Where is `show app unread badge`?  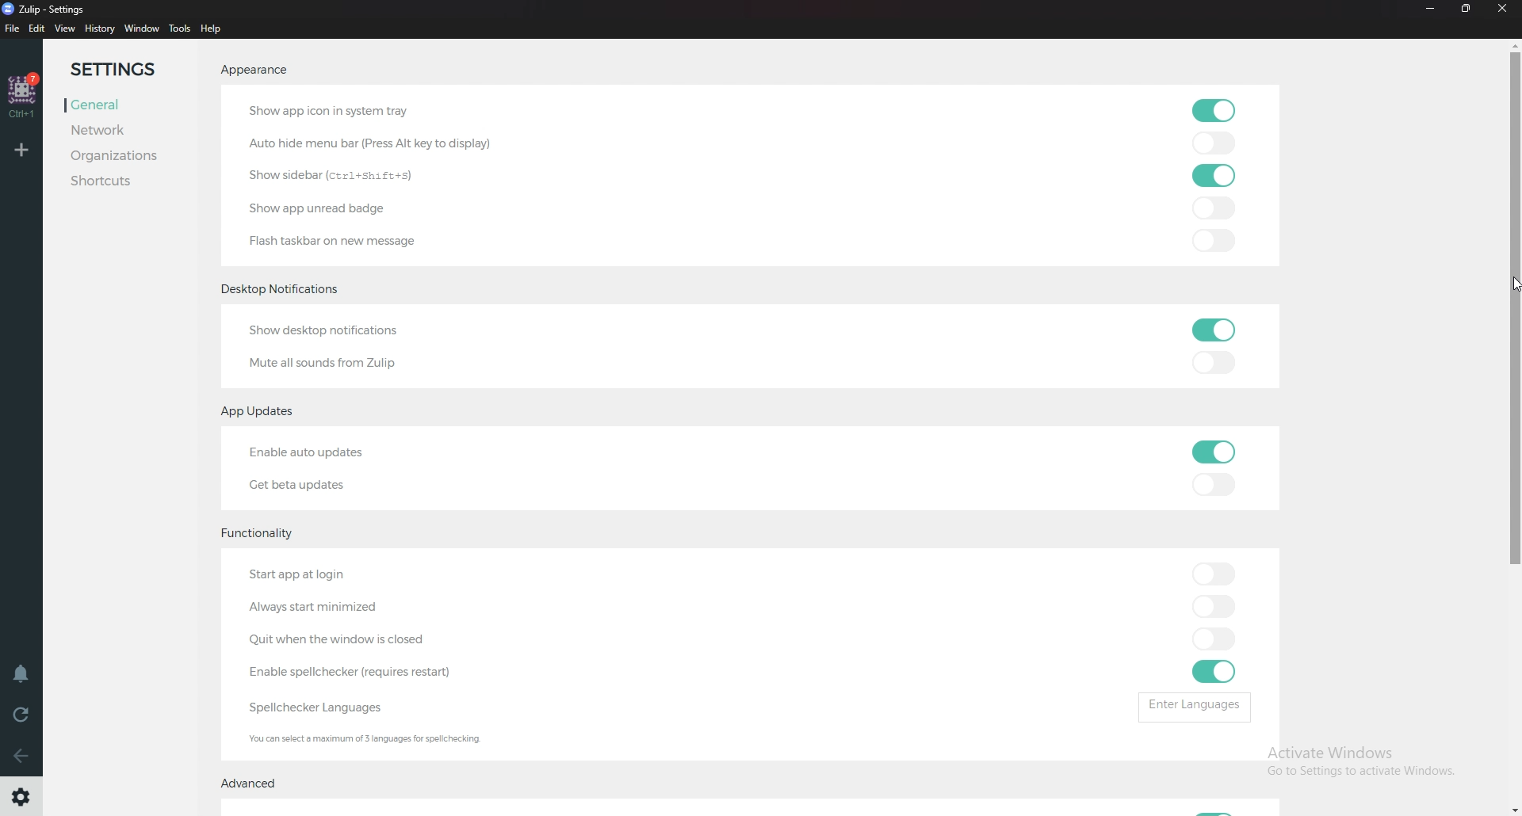
show app unread badge is located at coordinates (327, 205).